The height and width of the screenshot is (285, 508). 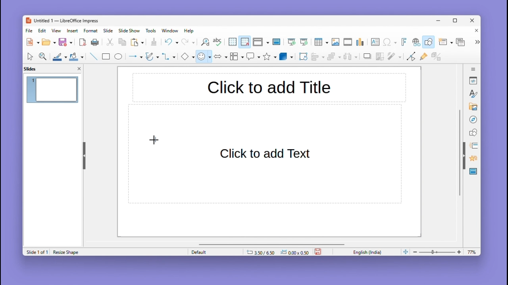 What do you see at coordinates (73, 30) in the screenshot?
I see `Insert` at bounding box center [73, 30].